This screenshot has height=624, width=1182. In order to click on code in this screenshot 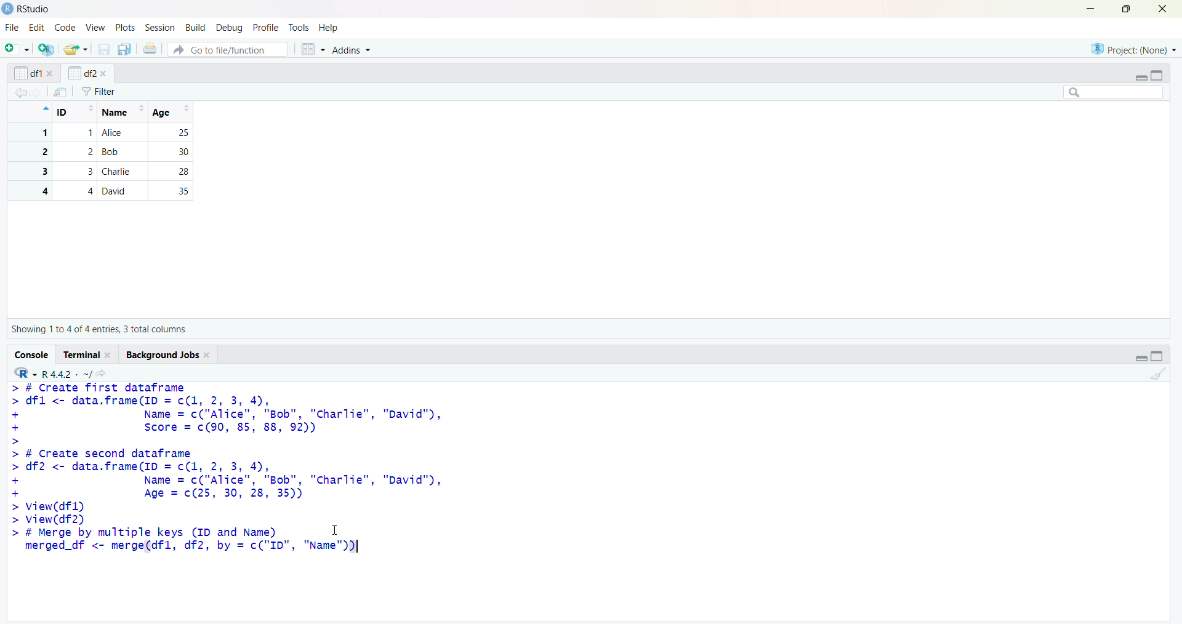, I will do `click(66, 27)`.